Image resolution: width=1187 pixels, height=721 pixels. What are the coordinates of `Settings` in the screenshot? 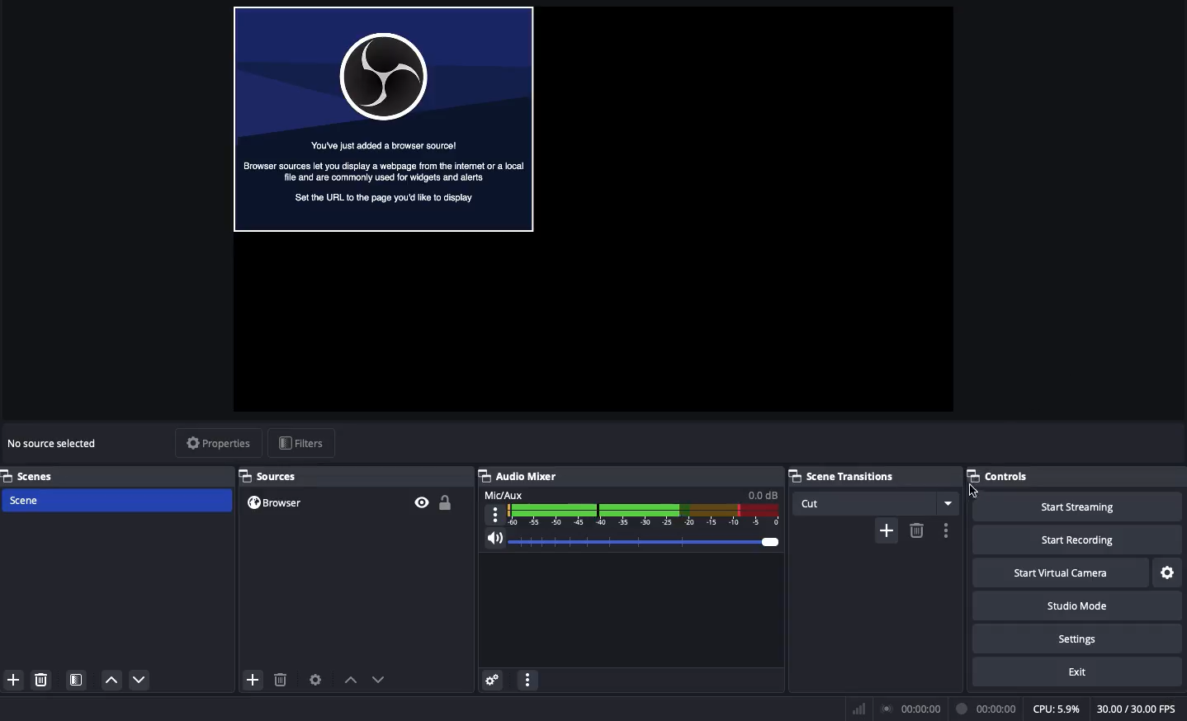 It's located at (1081, 639).